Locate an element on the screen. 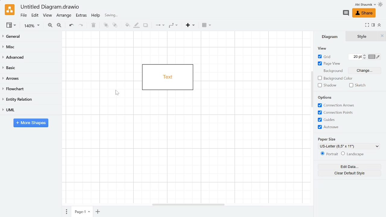  UML is located at coordinates (31, 109).